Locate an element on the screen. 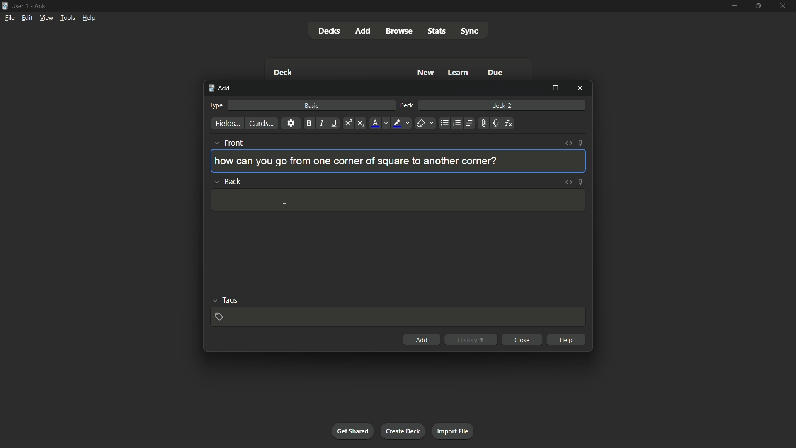  unordered list is located at coordinates (443, 123).